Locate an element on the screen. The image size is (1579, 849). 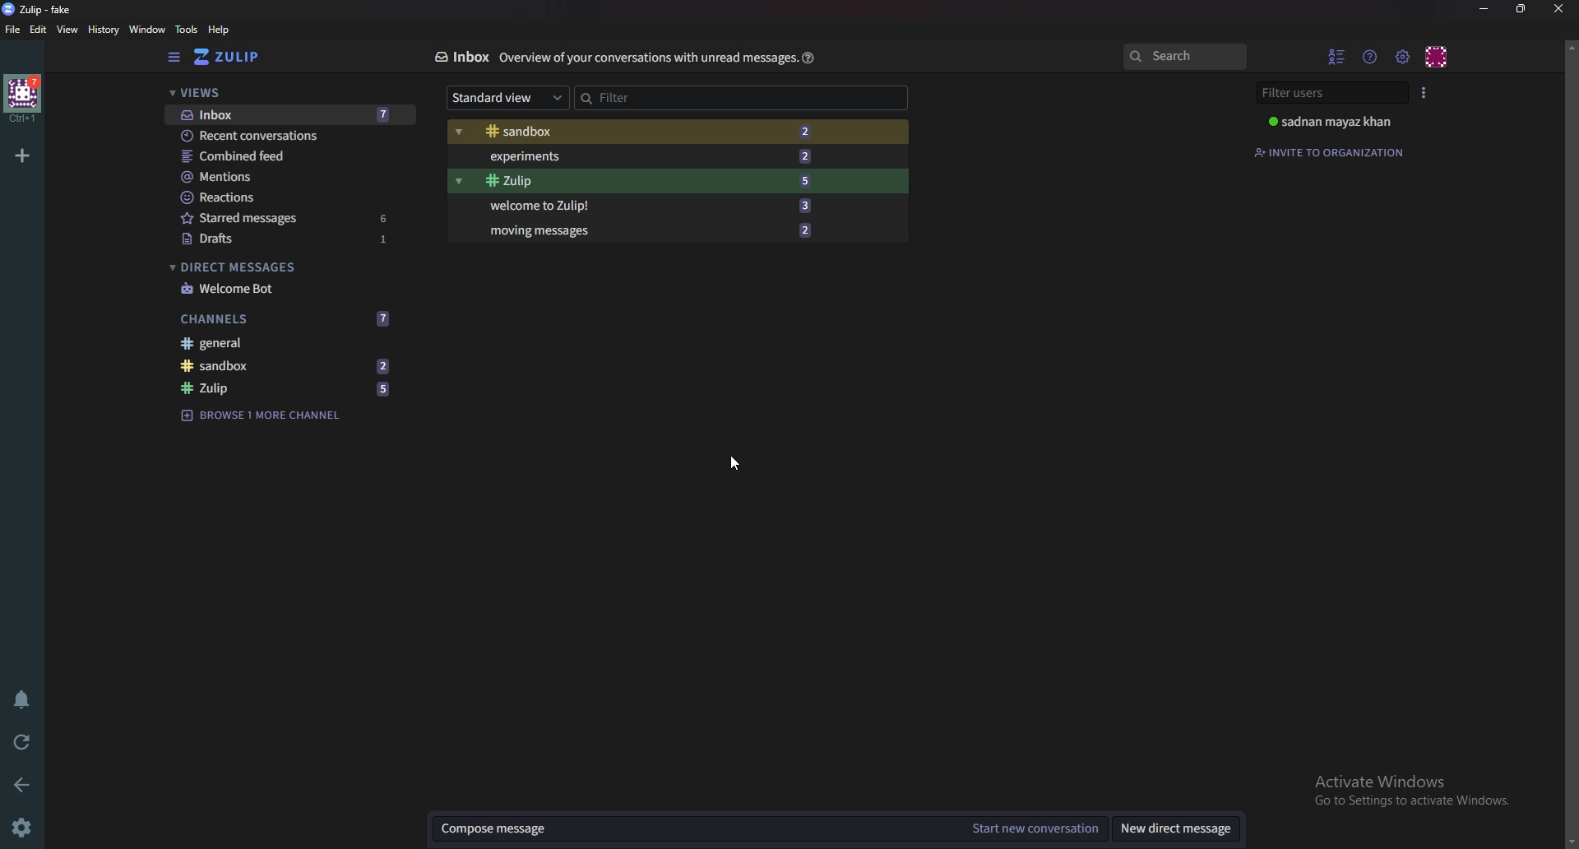
cursor is located at coordinates (734, 461).